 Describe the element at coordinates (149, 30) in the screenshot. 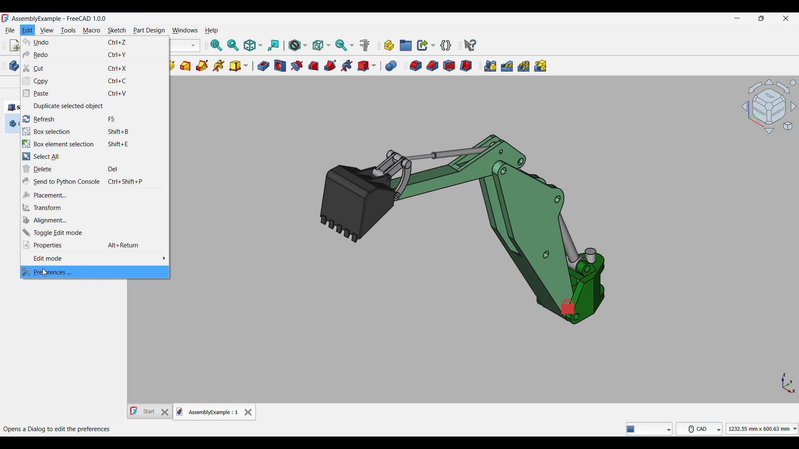

I see `Part design` at that location.